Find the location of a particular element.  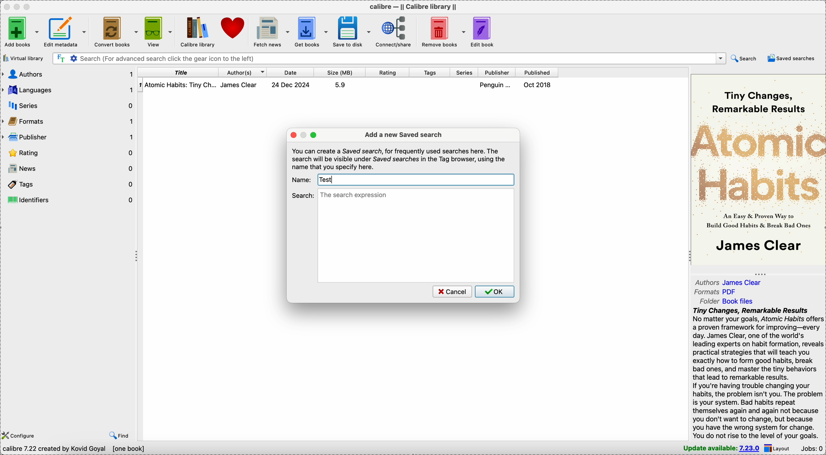

penguin... is located at coordinates (497, 85).